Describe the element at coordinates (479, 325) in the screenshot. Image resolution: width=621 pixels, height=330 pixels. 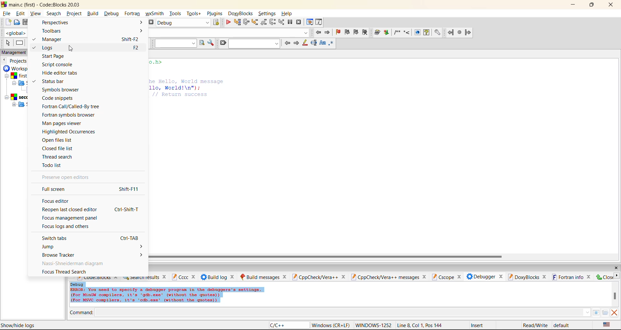
I see `insert` at that location.